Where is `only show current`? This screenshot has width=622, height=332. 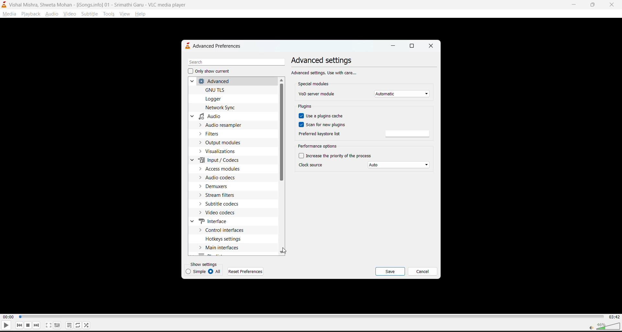 only show current is located at coordinates (211, 72).